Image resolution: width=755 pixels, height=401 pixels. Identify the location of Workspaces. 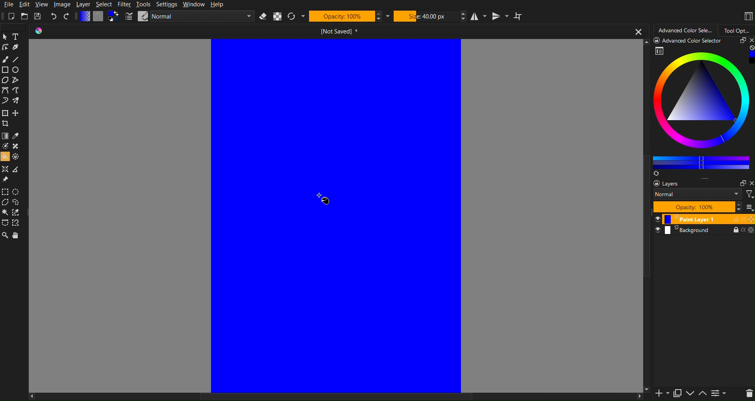
(748, 15).